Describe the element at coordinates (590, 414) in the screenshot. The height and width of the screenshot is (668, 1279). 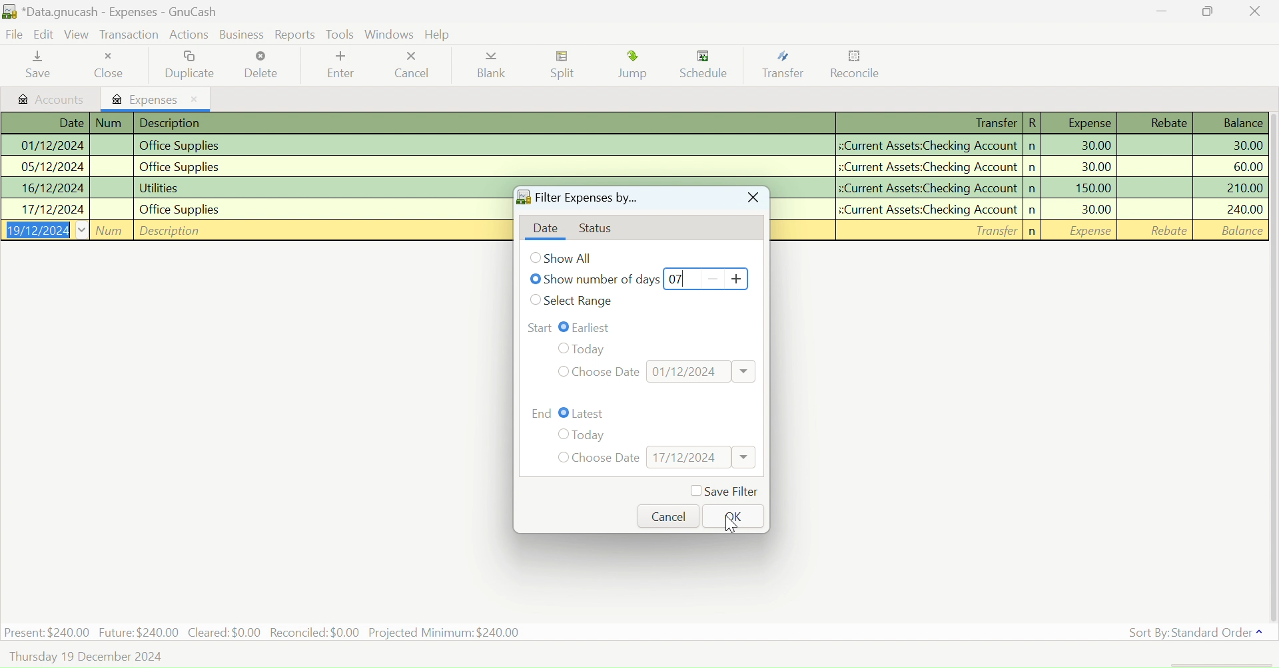
I see `Latest` at that location.